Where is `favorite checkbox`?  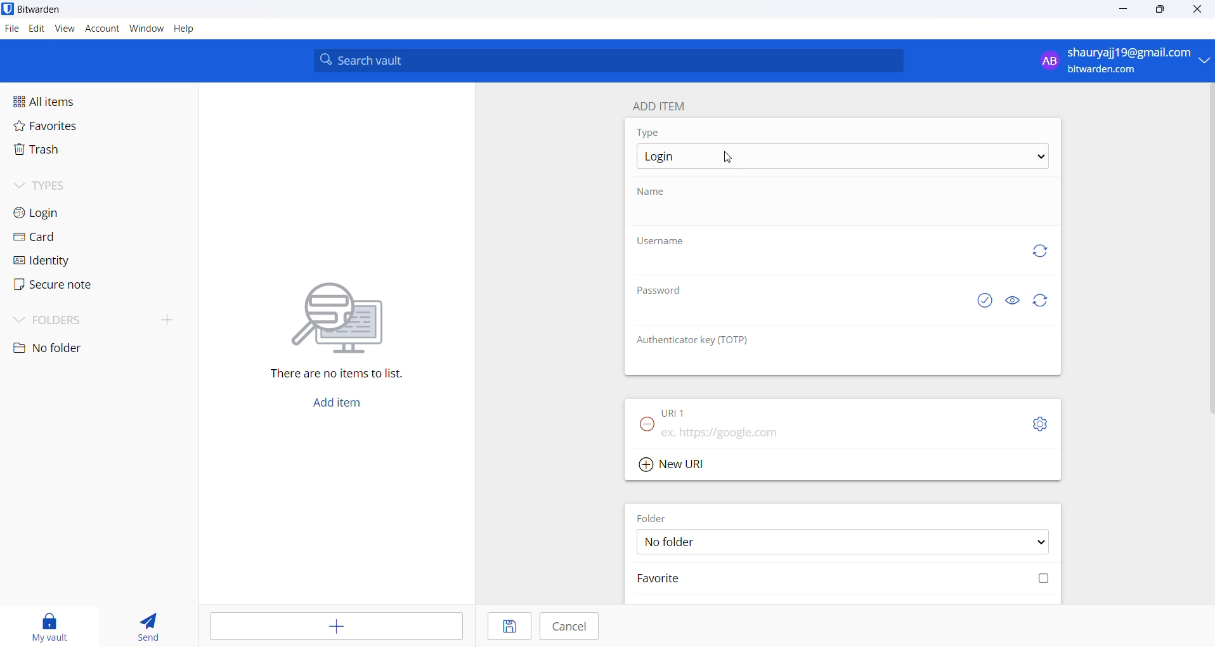
favorite checkbox is located at coordinates (840, 581).